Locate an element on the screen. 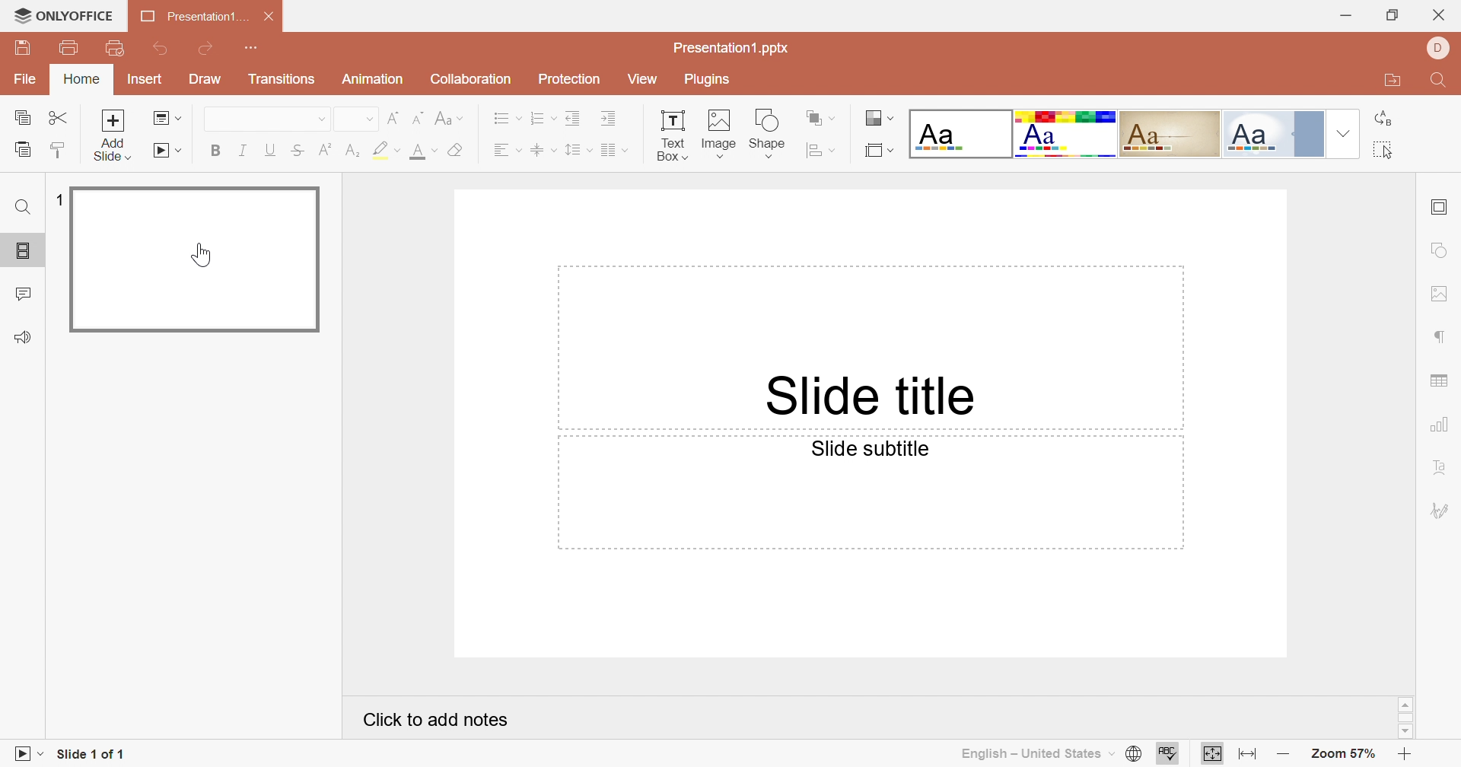  Align shape is located at coordinates (821, 149).